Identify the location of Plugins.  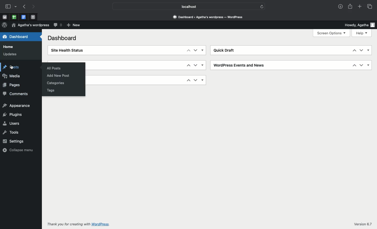
(12, 115).